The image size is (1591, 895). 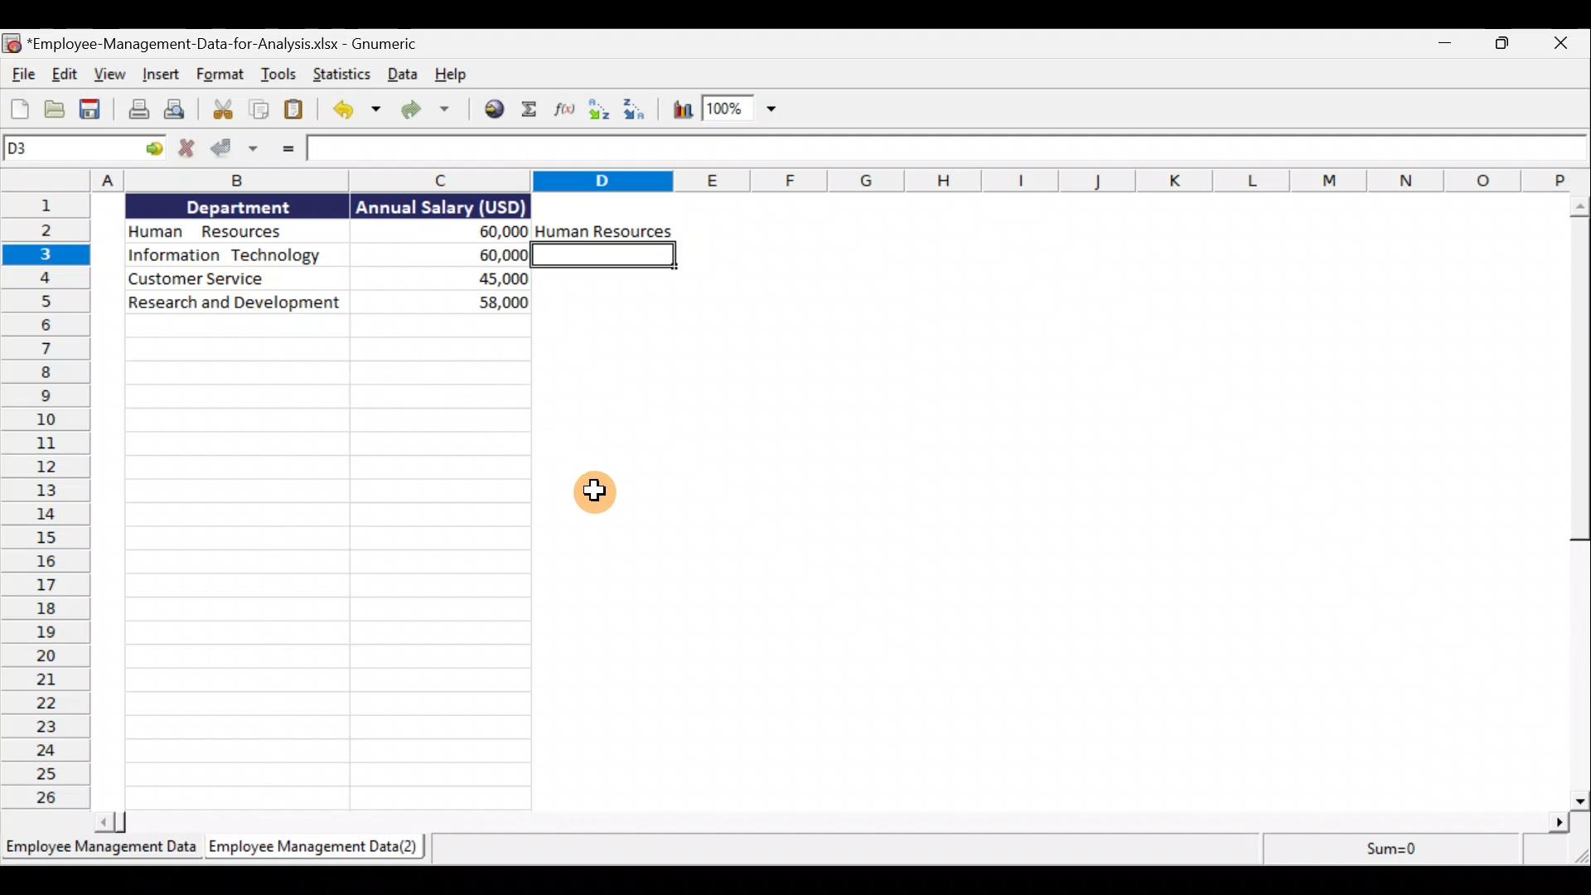 I want to click on Accept change, so click(x=240, y=148).